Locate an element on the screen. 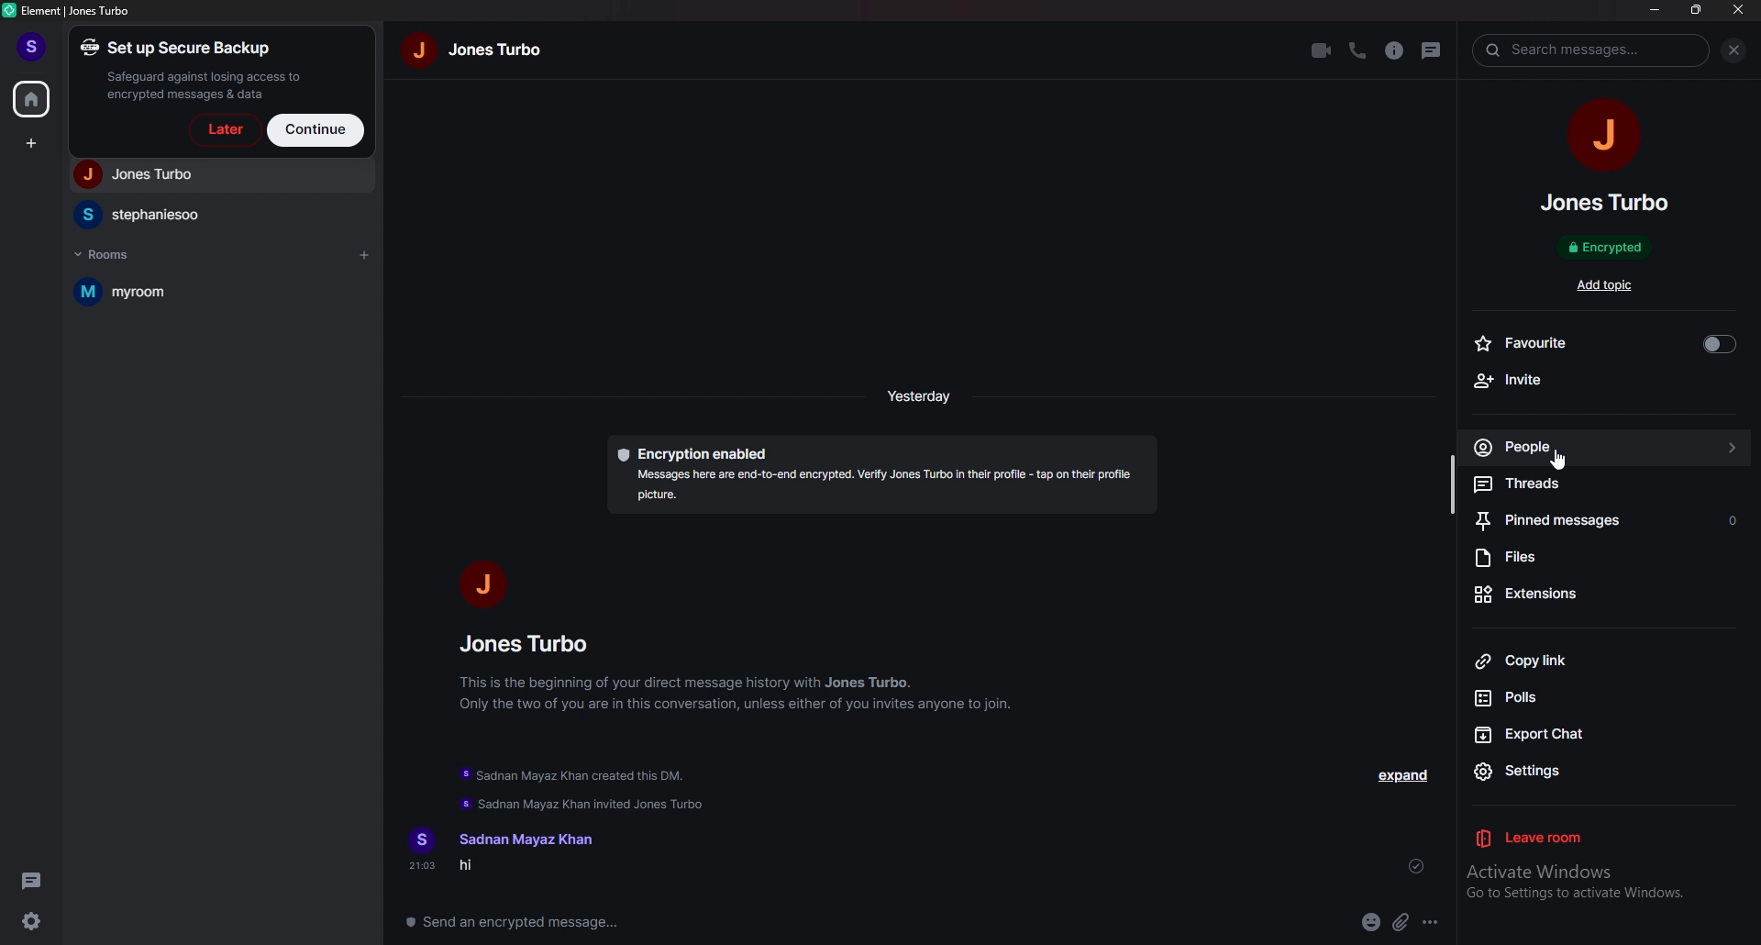 The width and height of the screenshot is (1761, 945). rooms is located at coordinates (111, 253).